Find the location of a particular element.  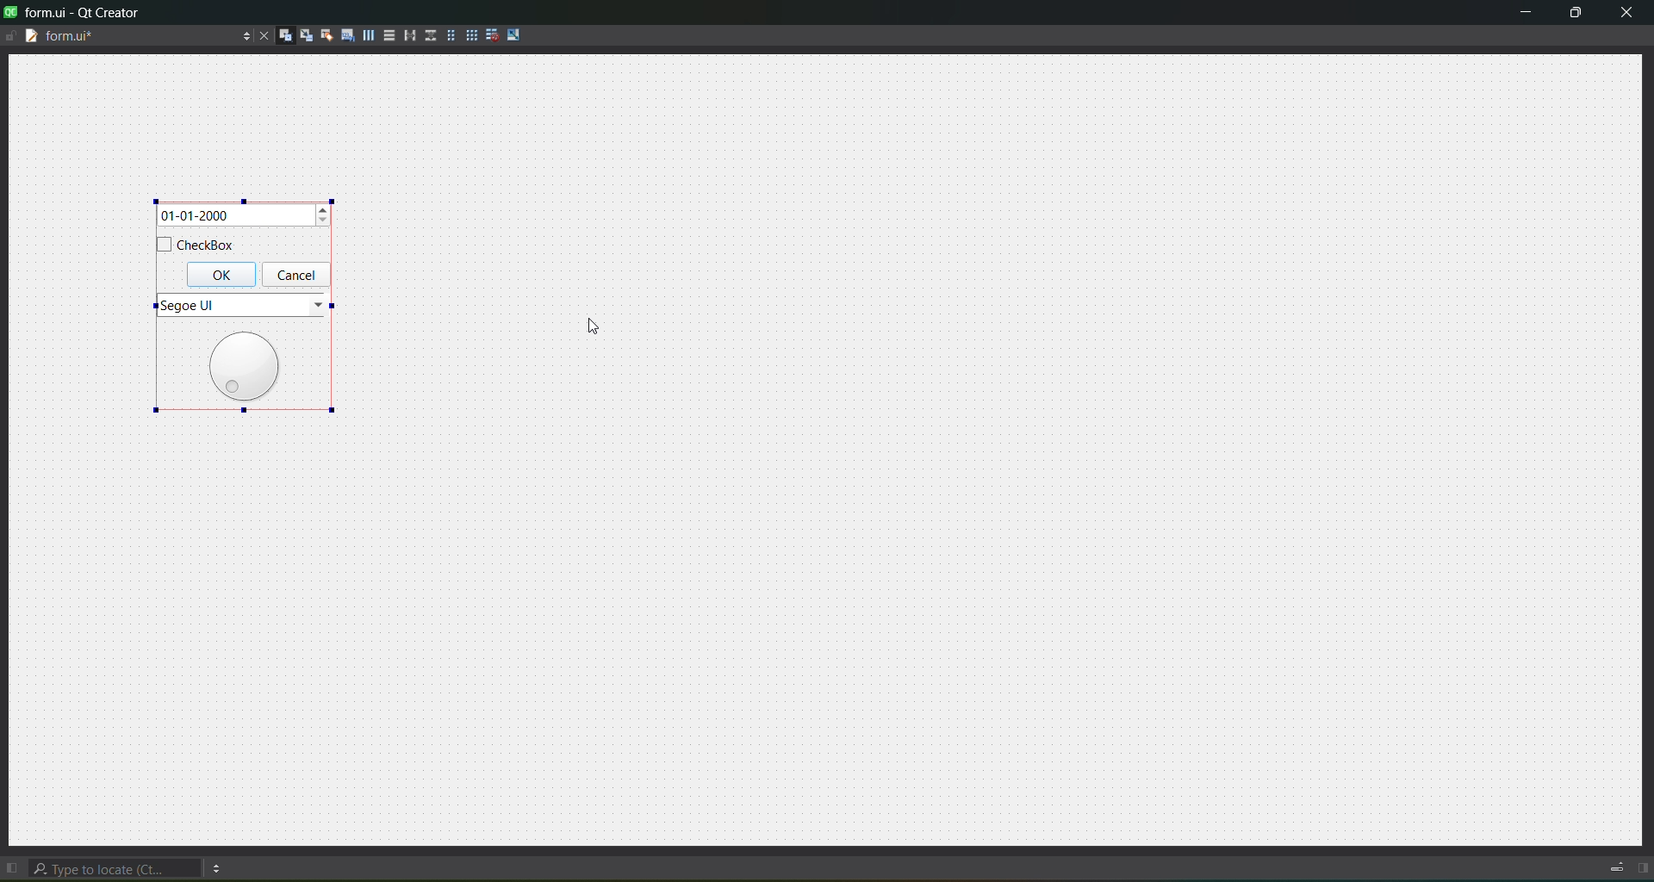

Stacked Widgets Vertically in QT Box Layout is located at coordinates (244, 305).